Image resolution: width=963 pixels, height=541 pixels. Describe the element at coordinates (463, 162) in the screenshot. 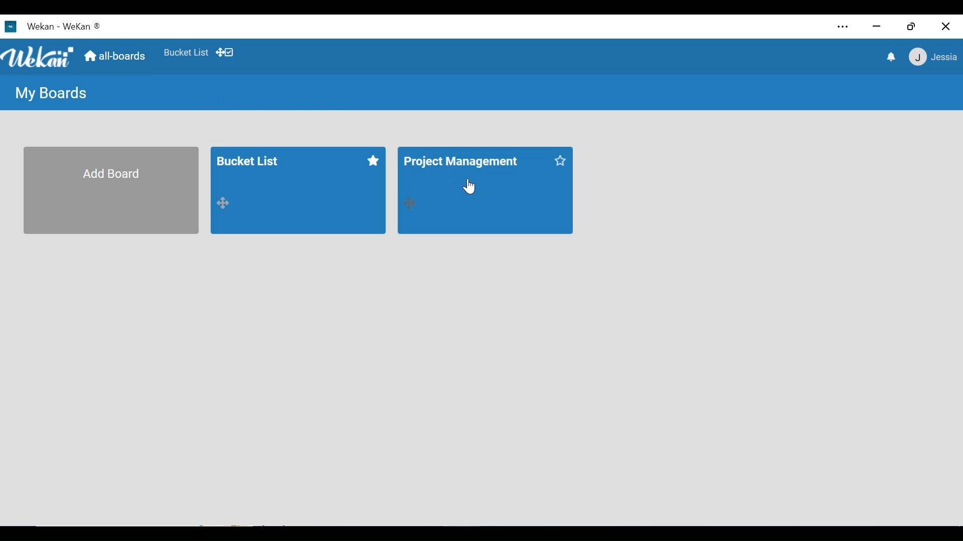

I see `Project Management` at that location.